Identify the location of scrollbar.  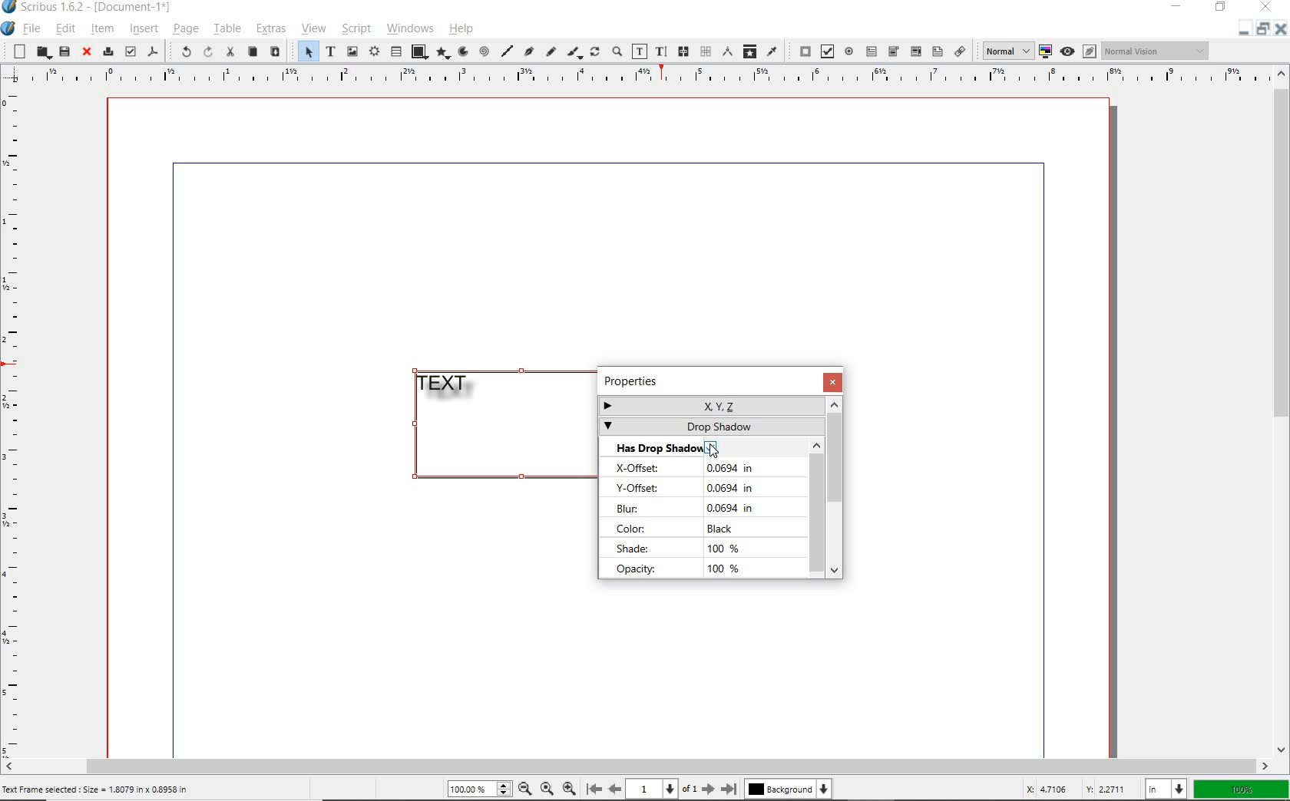
(637, 766).